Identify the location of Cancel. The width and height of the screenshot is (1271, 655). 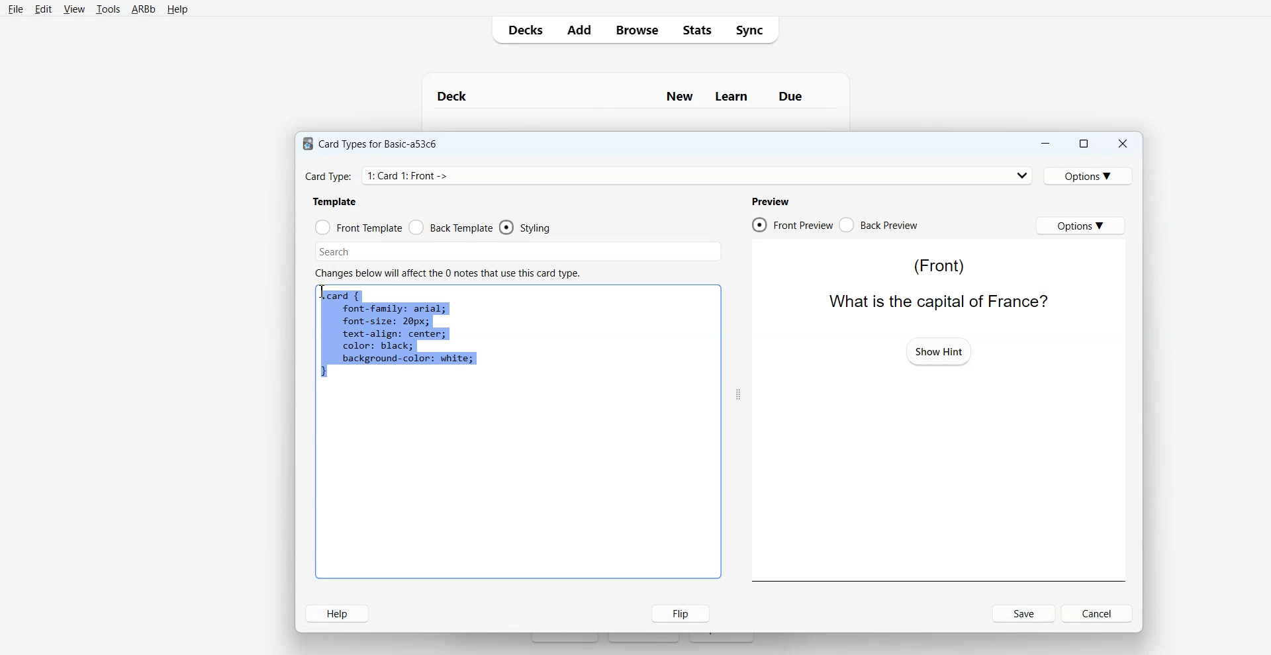
(1099, 613).